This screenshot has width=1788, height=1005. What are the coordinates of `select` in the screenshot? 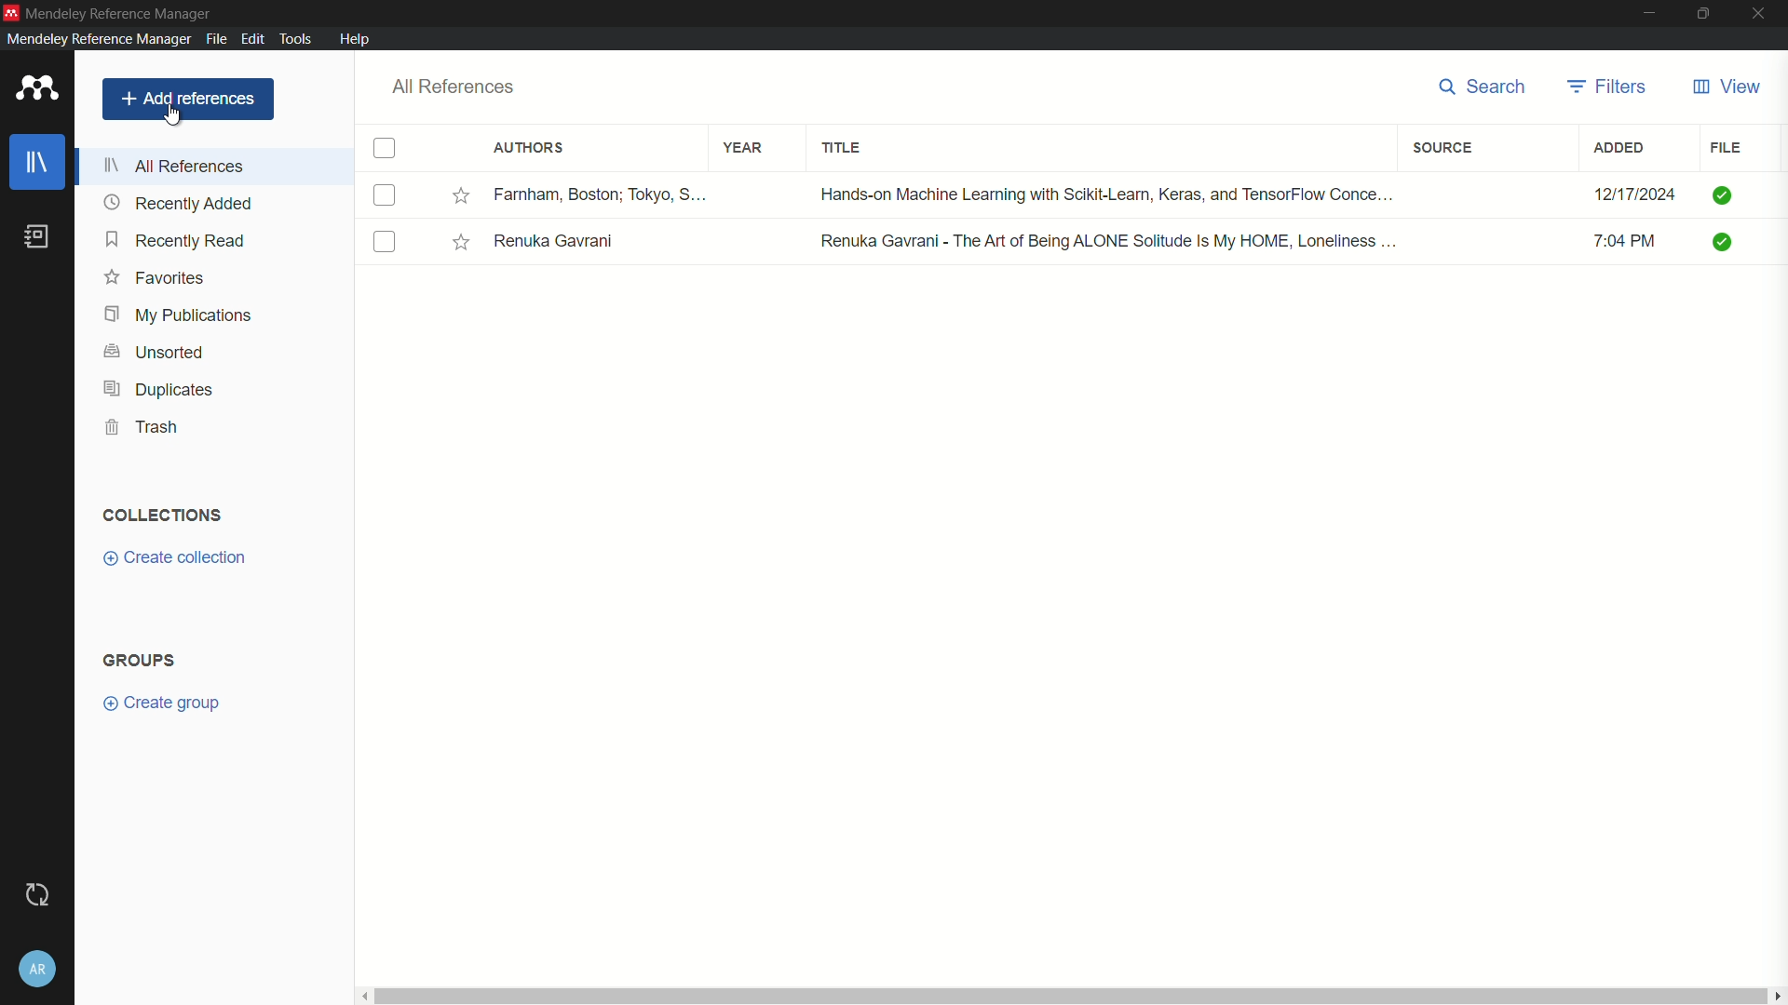 It's located at (384, 196).